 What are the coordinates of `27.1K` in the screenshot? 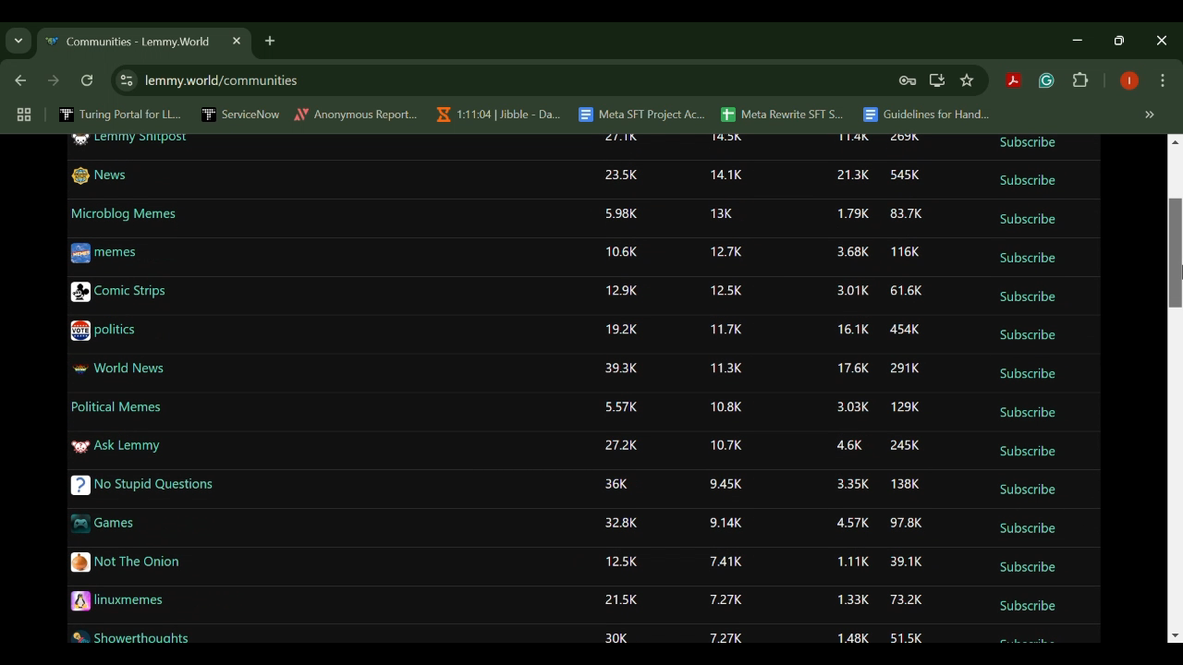 It's located at (623, 139).